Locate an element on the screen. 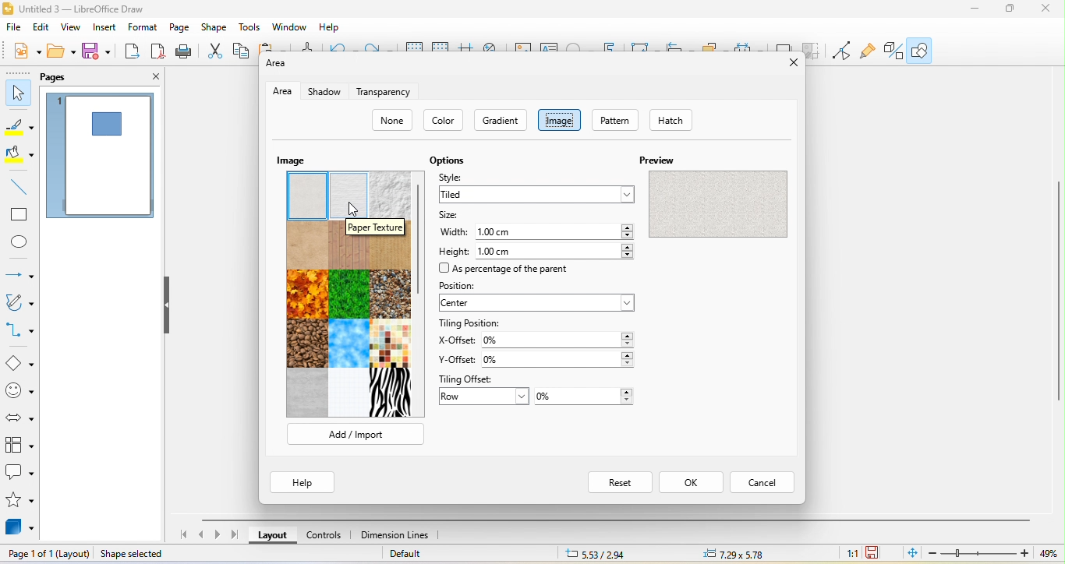 The height and width of the screenshot is (564, 1065). maximize is located at coordinates (1010, 10).